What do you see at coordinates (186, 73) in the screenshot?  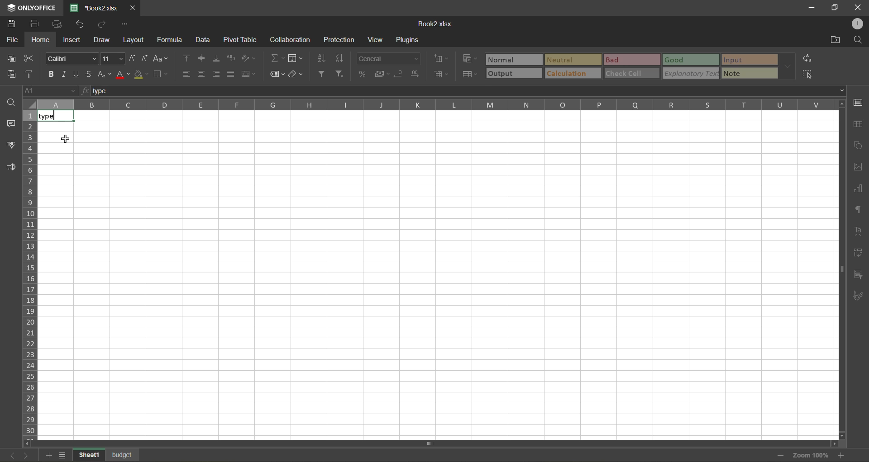 I see `align left` at bounding box center [186, 73].